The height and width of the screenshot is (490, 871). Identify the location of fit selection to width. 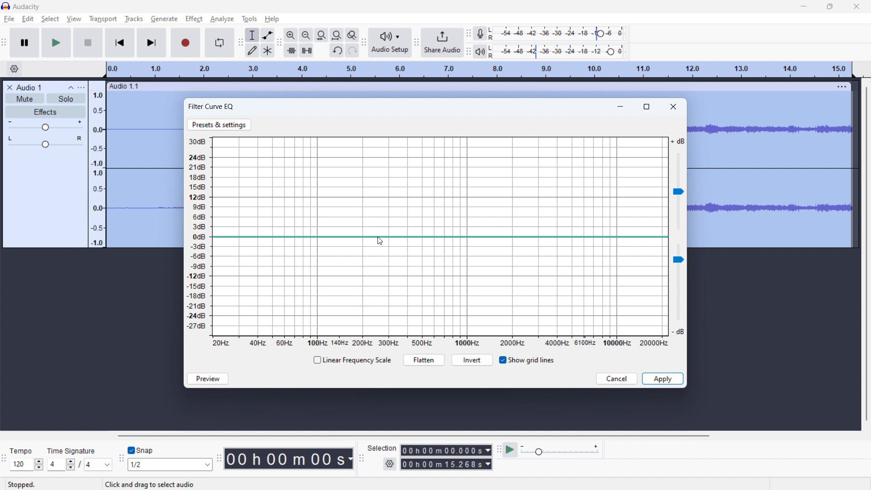
(321, 35).